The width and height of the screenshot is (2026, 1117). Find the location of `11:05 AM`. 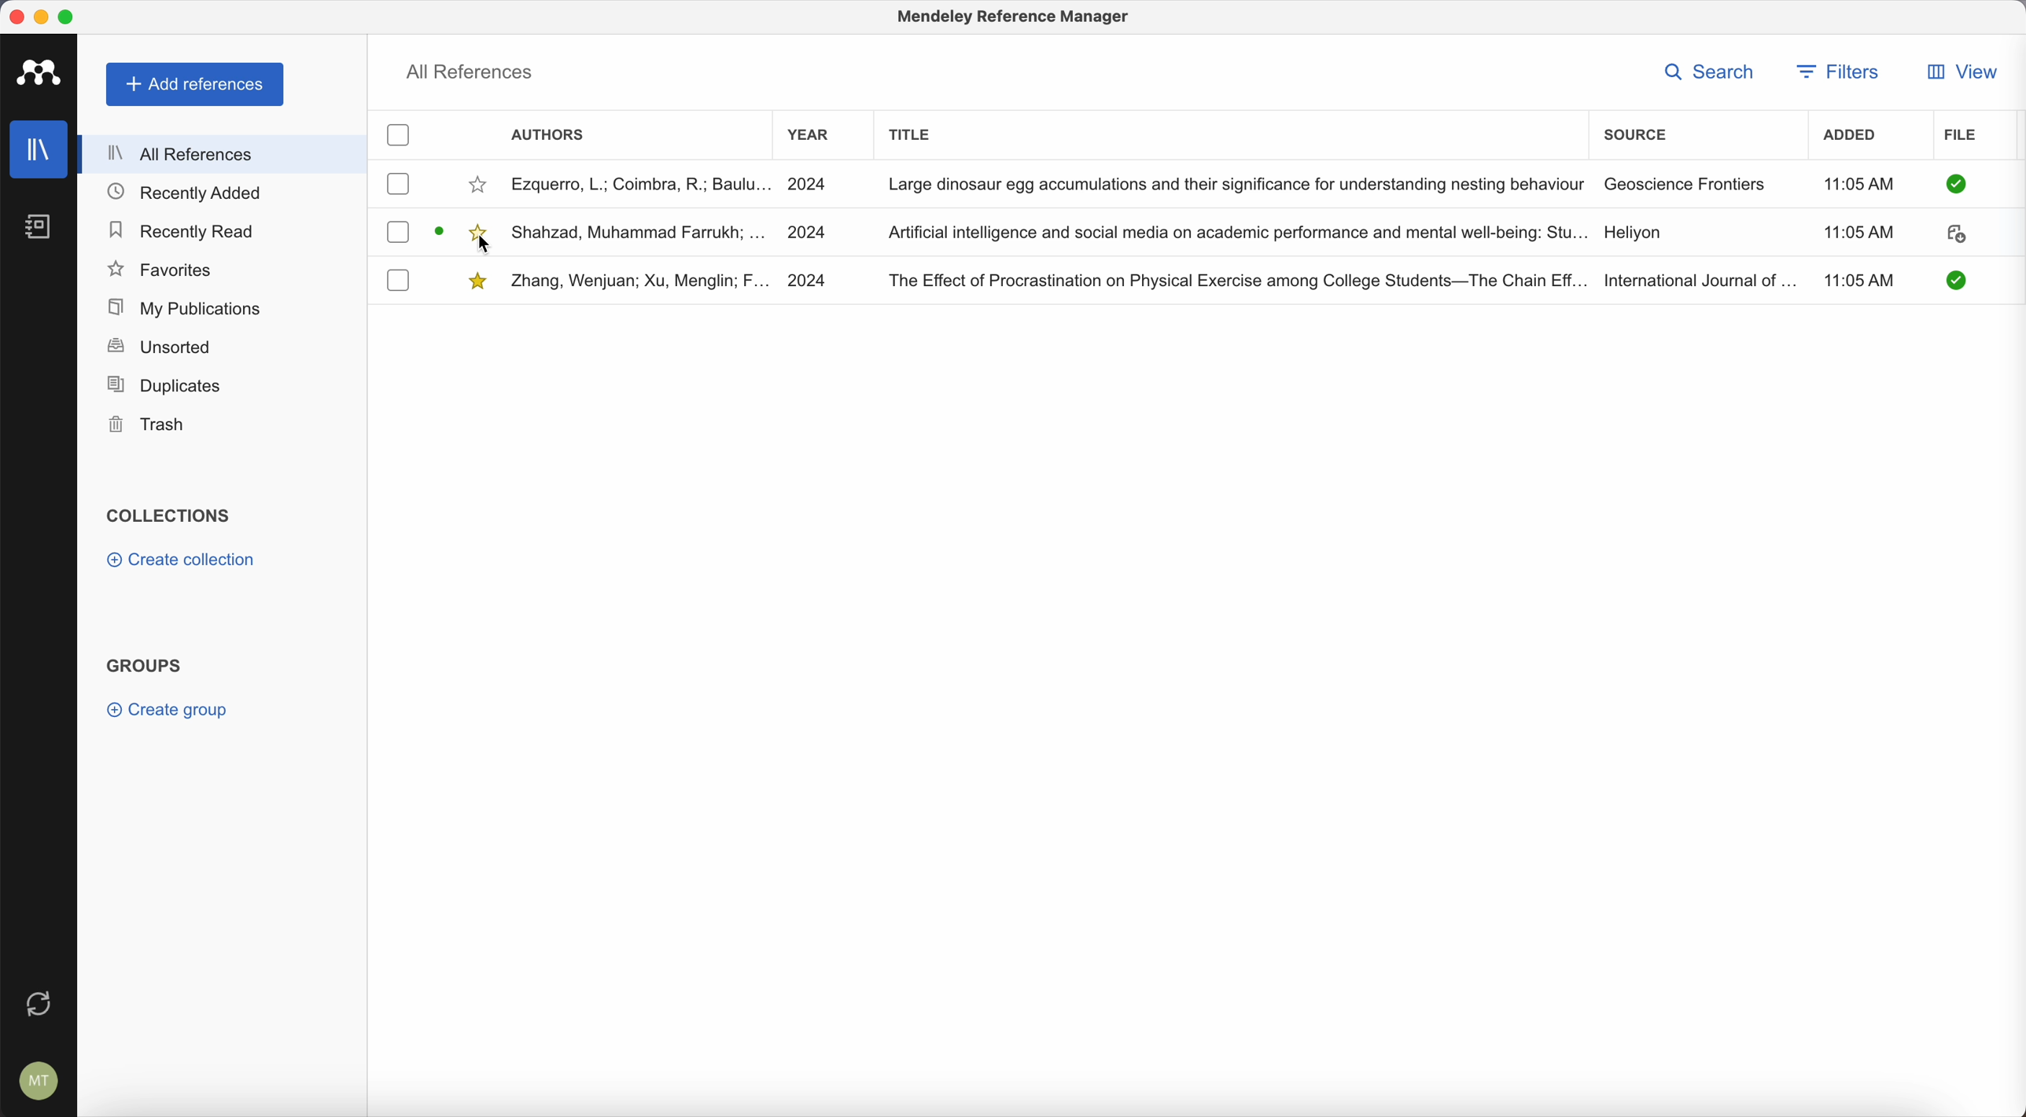

11:05 AM is located at coordinates (1858, 234).